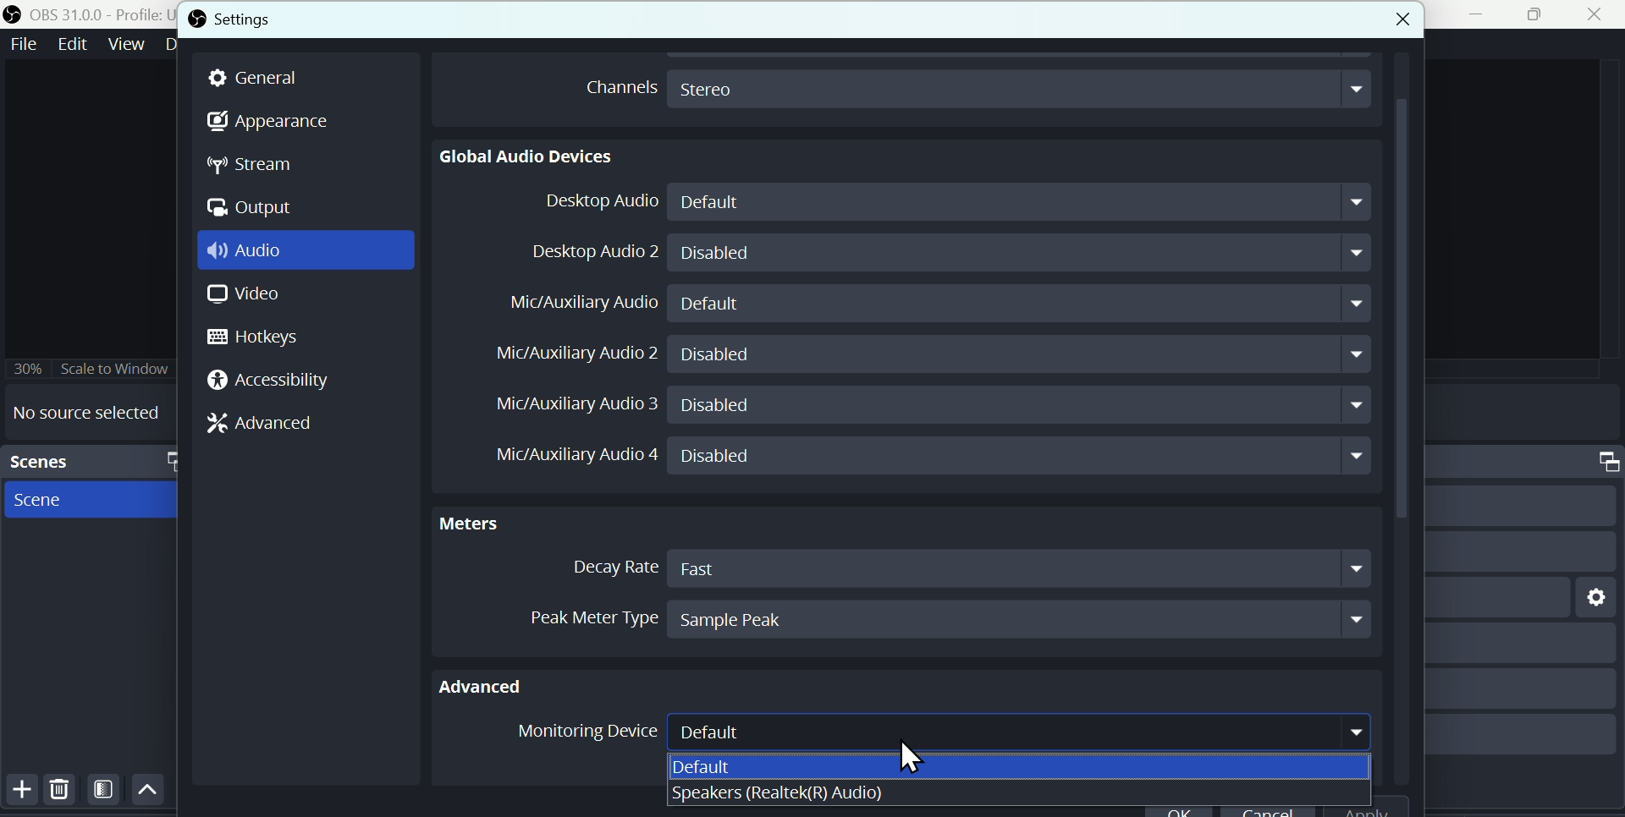 This screenshot has width=1625, height=817. I want to click on Default, so click(1018, 730).